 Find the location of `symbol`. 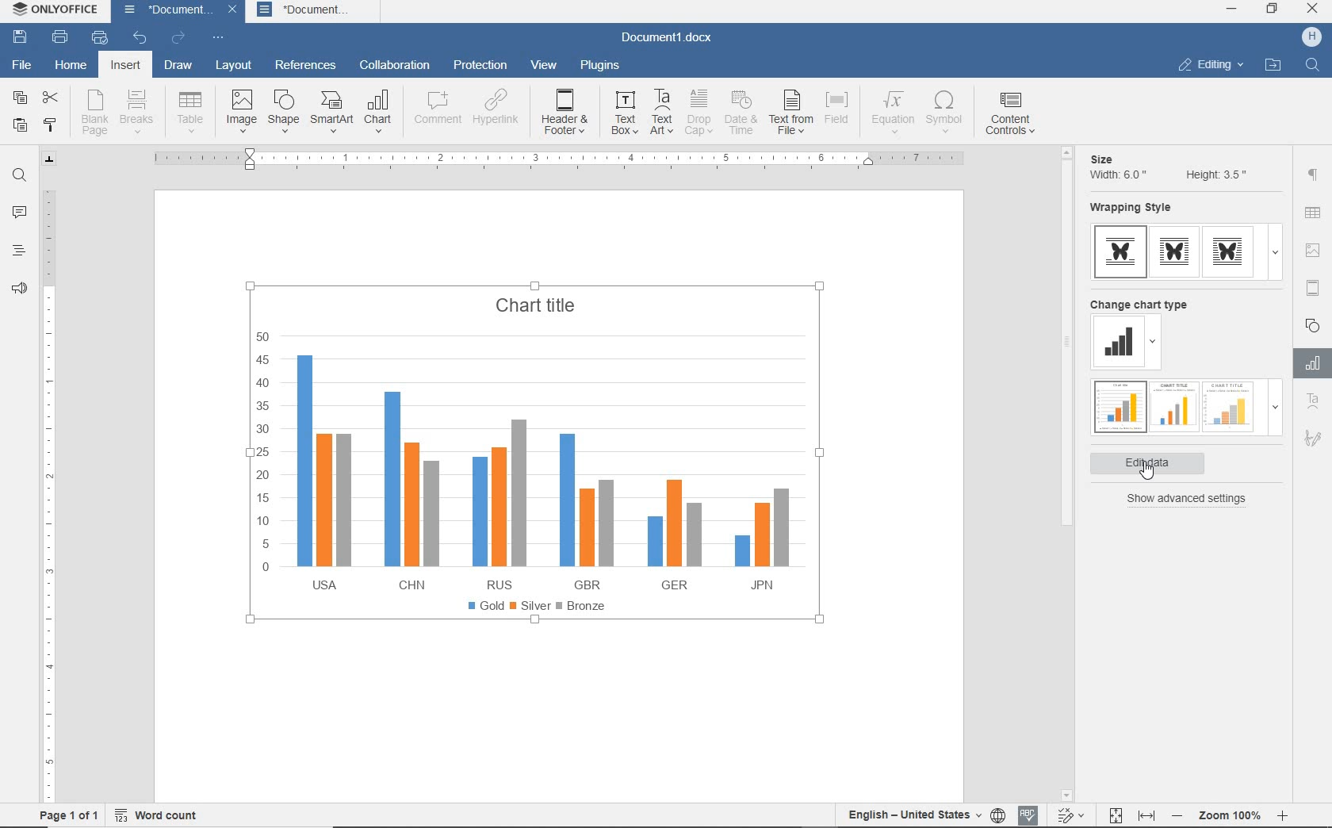

symbol is located at coordinates (947, 113).